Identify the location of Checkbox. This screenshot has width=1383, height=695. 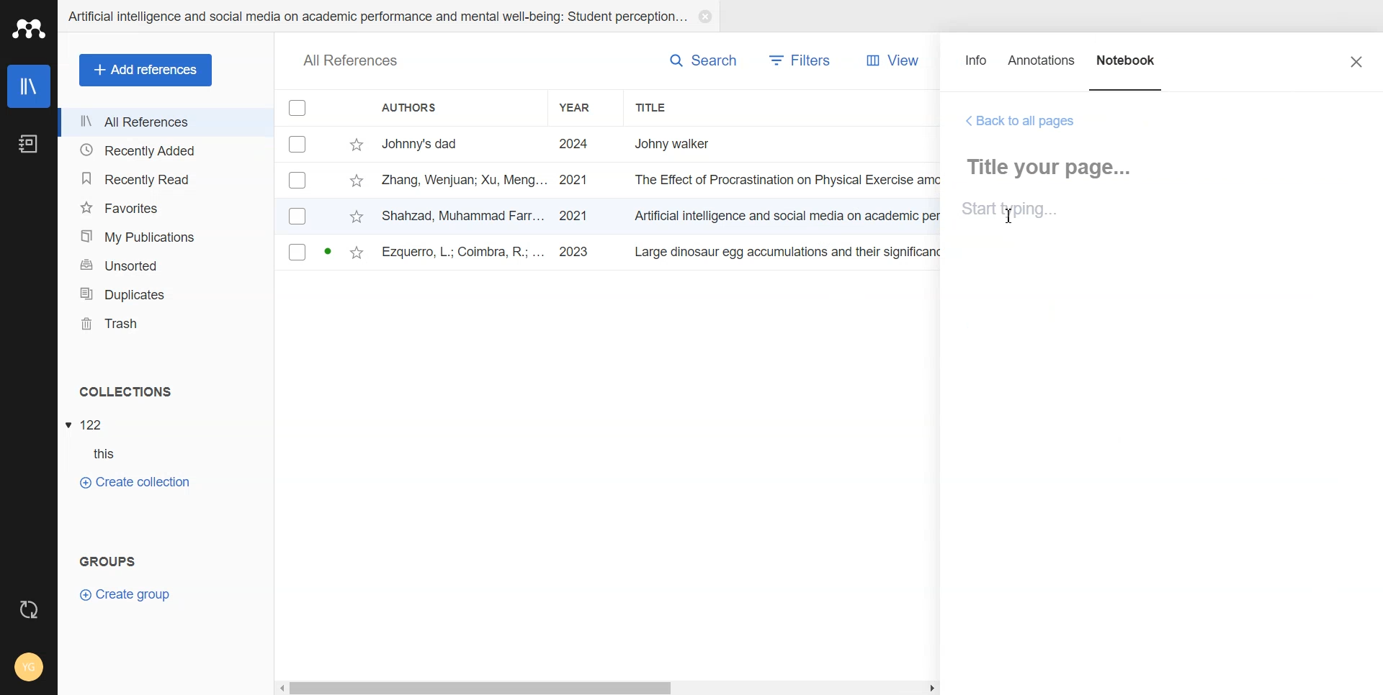
(300, 143).